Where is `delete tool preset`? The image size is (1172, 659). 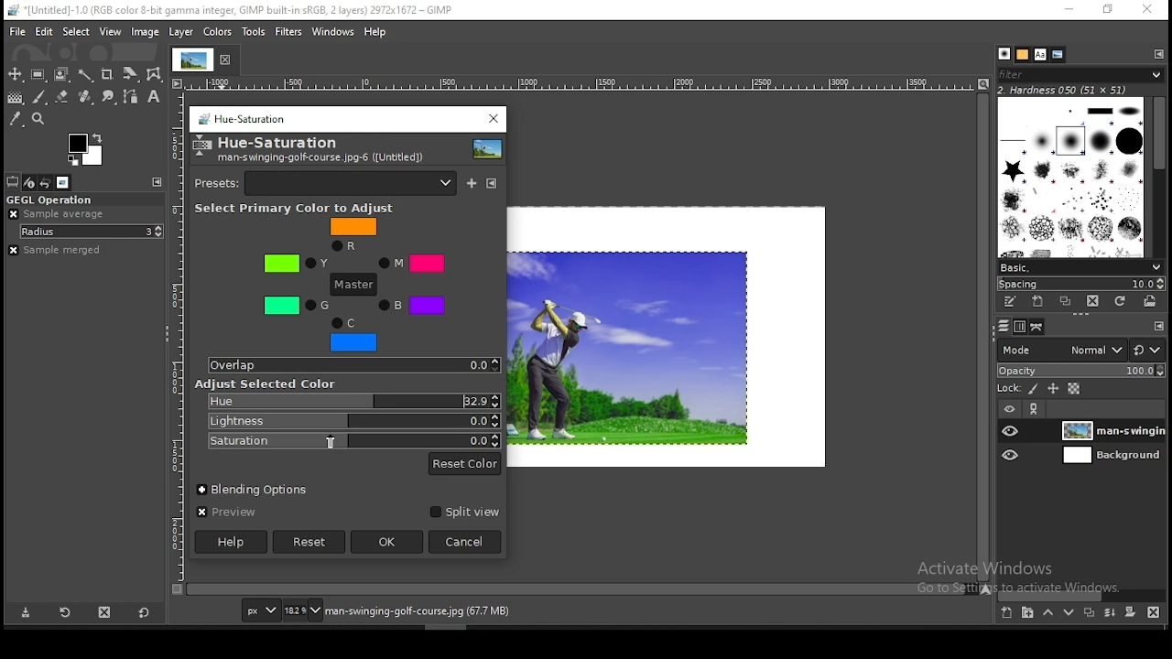 delete tool preset is located at coordinates (103, 613).